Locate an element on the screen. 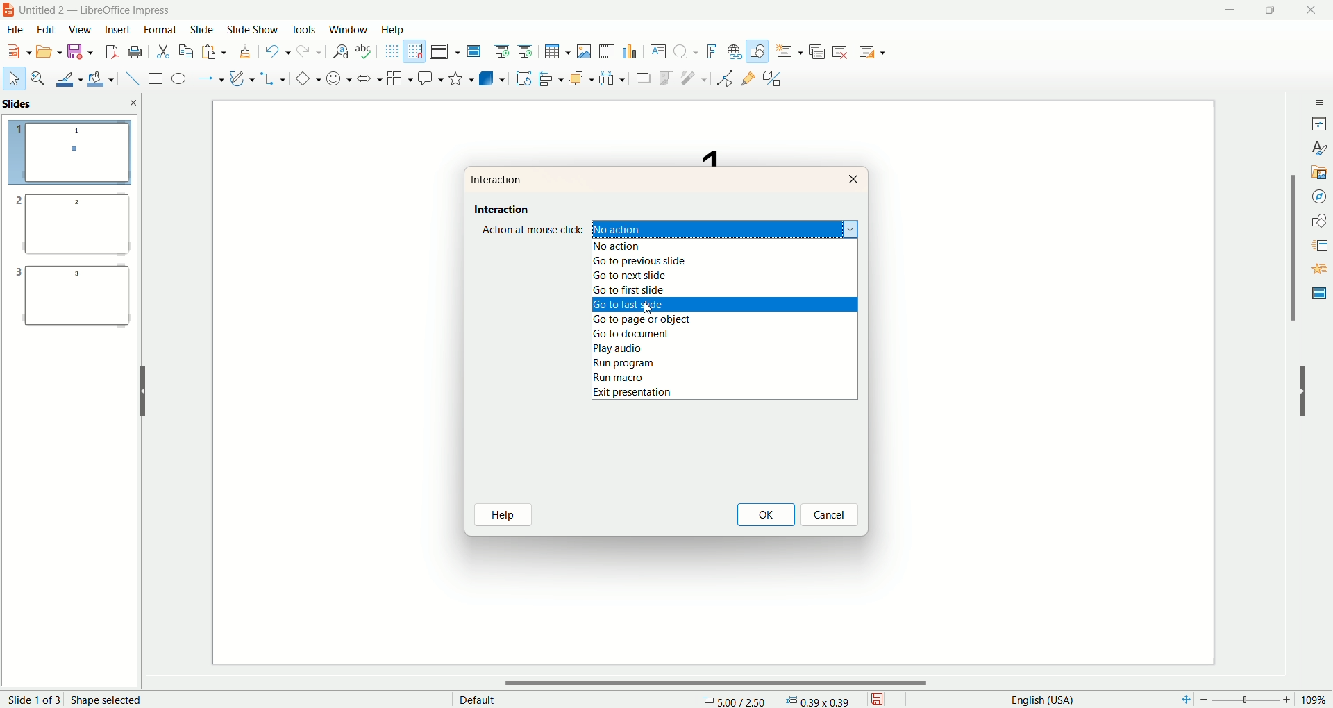 The height and width of the screenshot is (708, 1333). sidebar settings is located at coordinates (1318, 100).